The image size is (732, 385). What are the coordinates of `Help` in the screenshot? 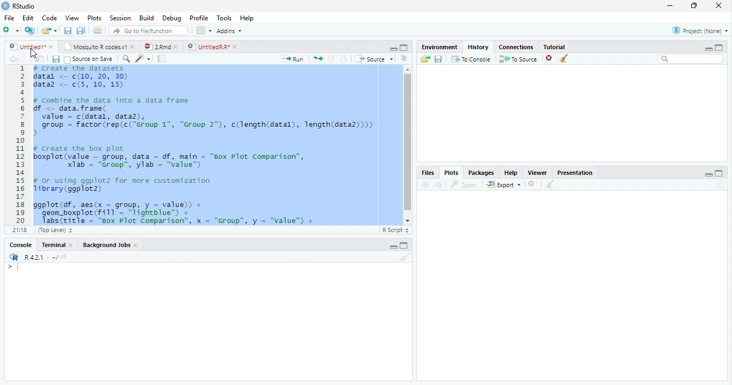 It's located at (247, 18).